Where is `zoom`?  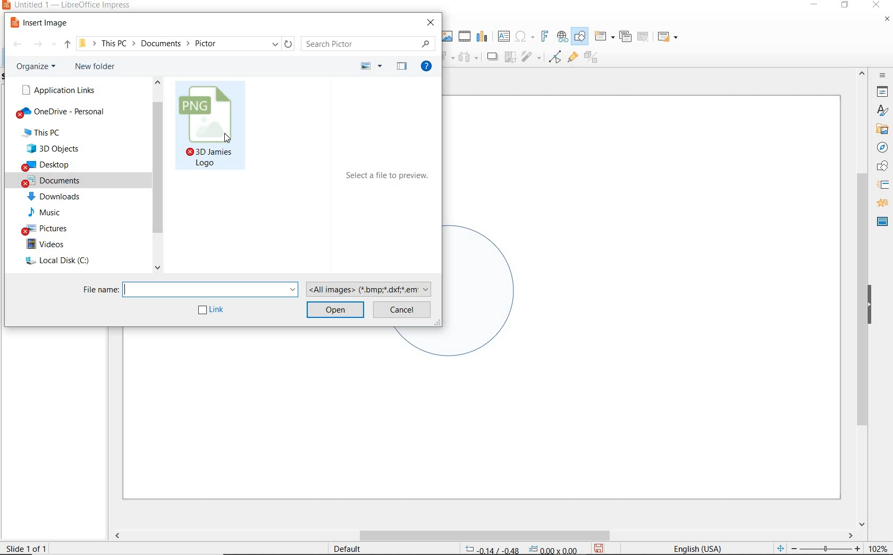 zoom is located at coordinates (829, 549).